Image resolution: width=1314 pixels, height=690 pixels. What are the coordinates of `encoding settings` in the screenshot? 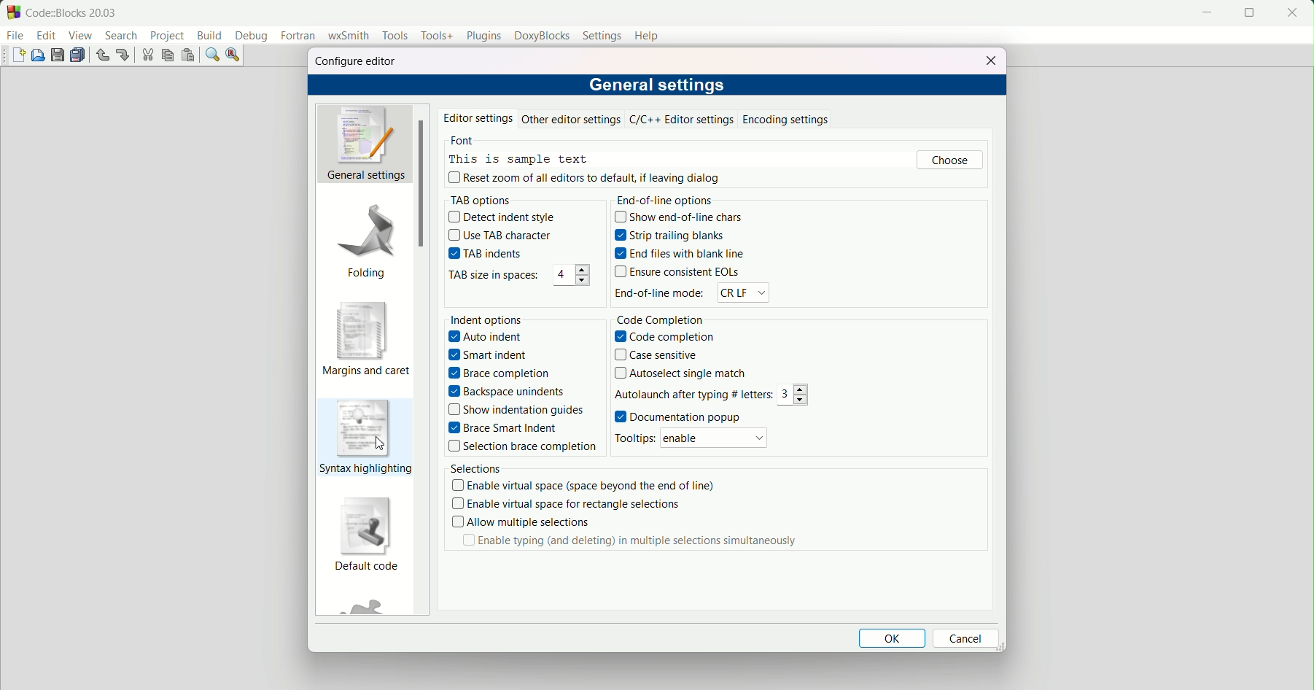 It's located at (786, 120).